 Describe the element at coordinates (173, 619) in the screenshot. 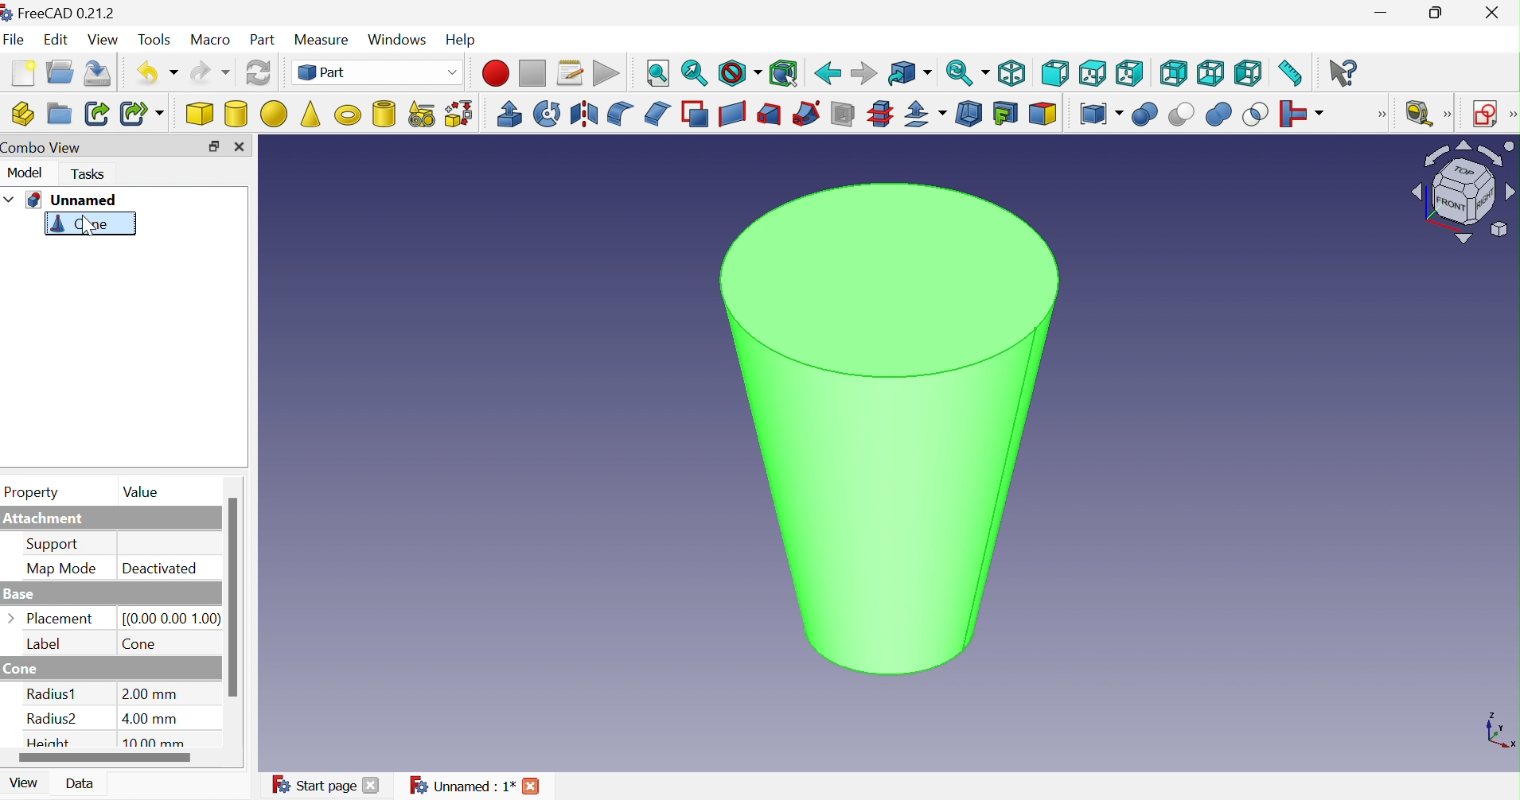

I see `[(0.00 0.00 1.00)` at that location.